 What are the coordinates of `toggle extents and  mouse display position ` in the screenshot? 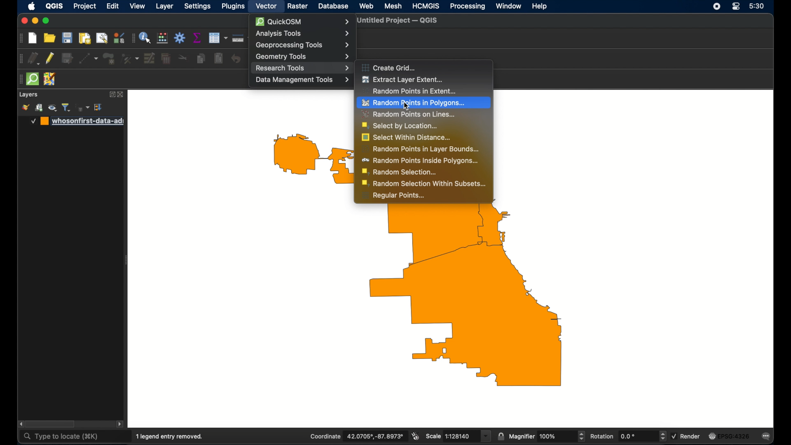 It's located at (415, 436).